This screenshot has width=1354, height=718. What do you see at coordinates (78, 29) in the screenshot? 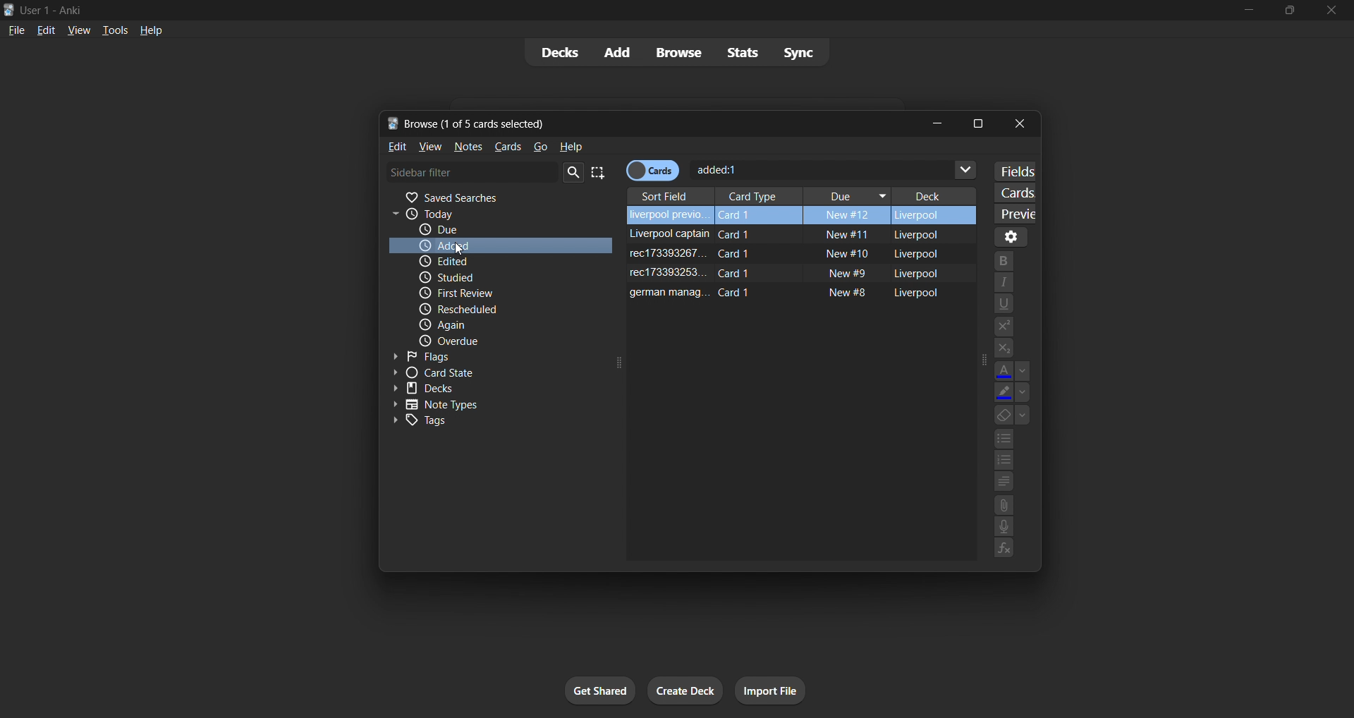
I see `view` at bounding box center [78, 29].